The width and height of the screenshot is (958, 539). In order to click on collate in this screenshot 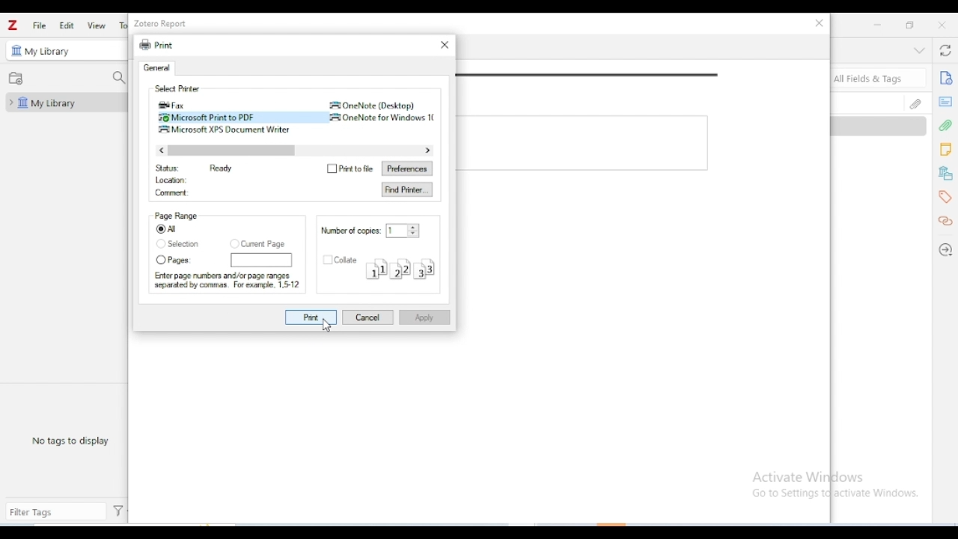, I will do `click(346, 261)`.